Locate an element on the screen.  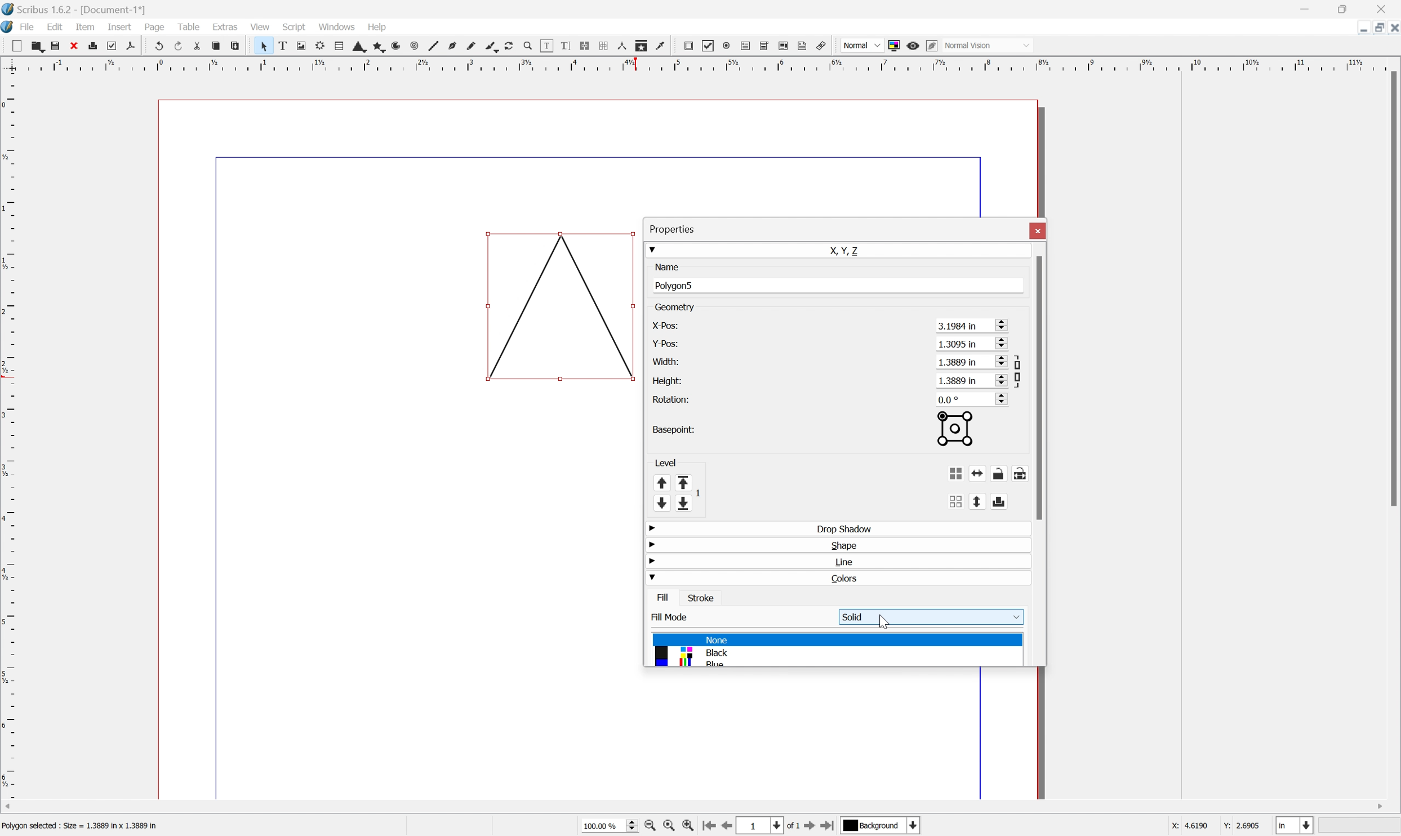
View is located at coordinates (262, 26).